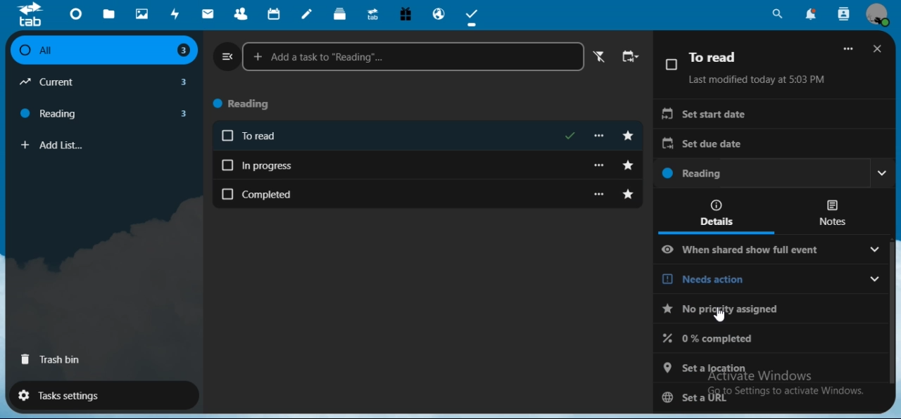 The width and height of the screenshot is (901, 419). Describe the element at coordinates (764, 396) in the screenshot. I see `Set a URL` at that location.